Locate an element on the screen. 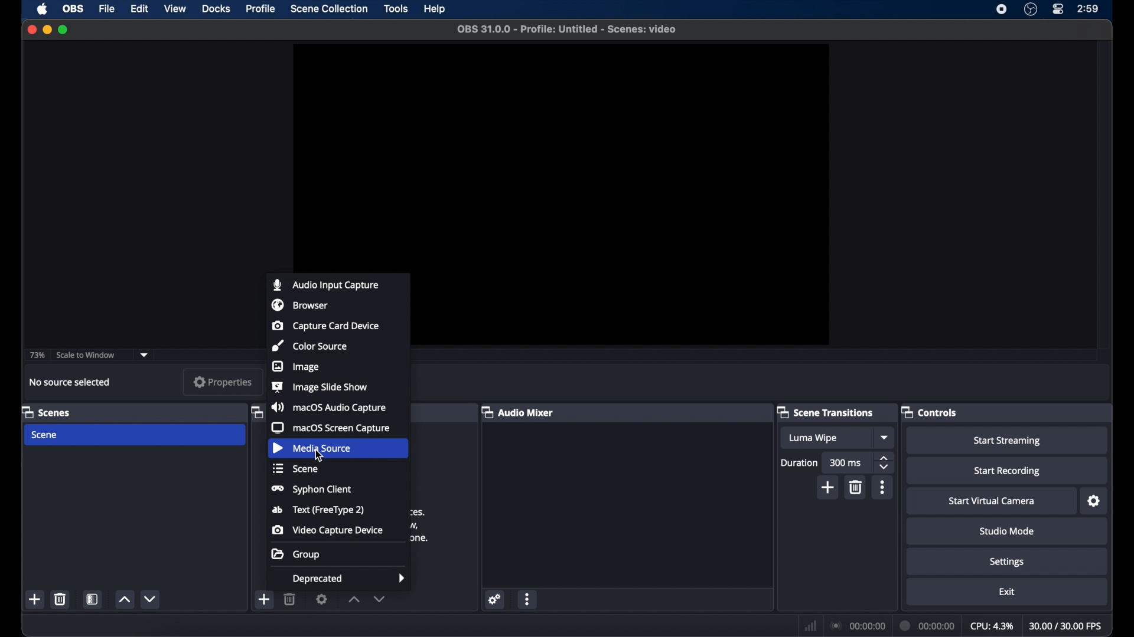  close is located at coordinates (31, 29).